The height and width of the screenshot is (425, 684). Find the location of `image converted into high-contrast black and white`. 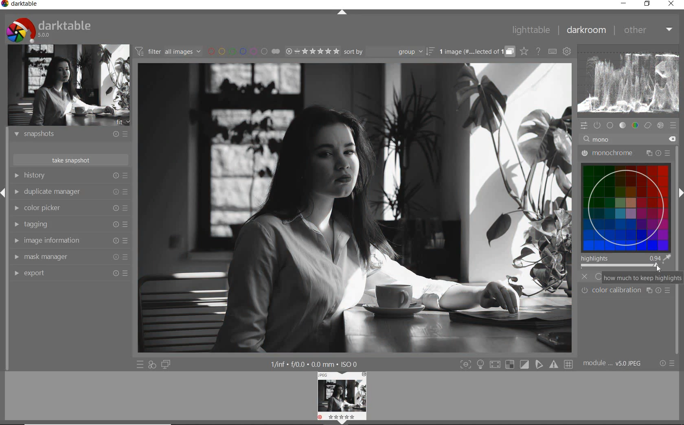

image converted into high-contrast black and white is located at coordinates (355, 208).